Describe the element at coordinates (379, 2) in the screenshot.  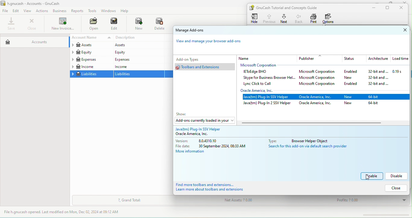
I see `minimize` at that location.